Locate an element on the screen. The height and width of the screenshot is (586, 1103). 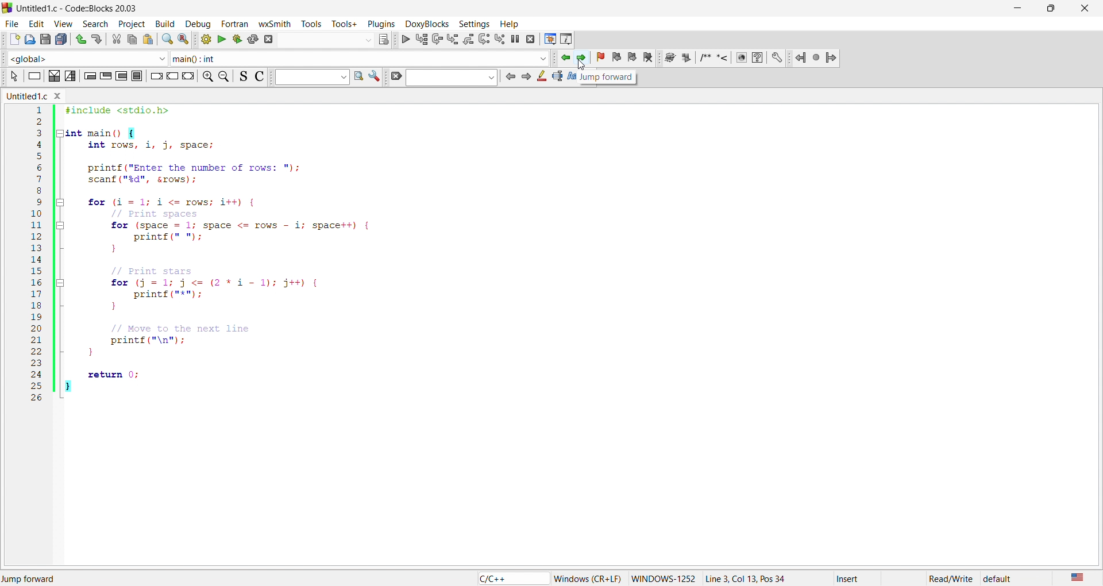
icon is located at coordinates (136, 77).